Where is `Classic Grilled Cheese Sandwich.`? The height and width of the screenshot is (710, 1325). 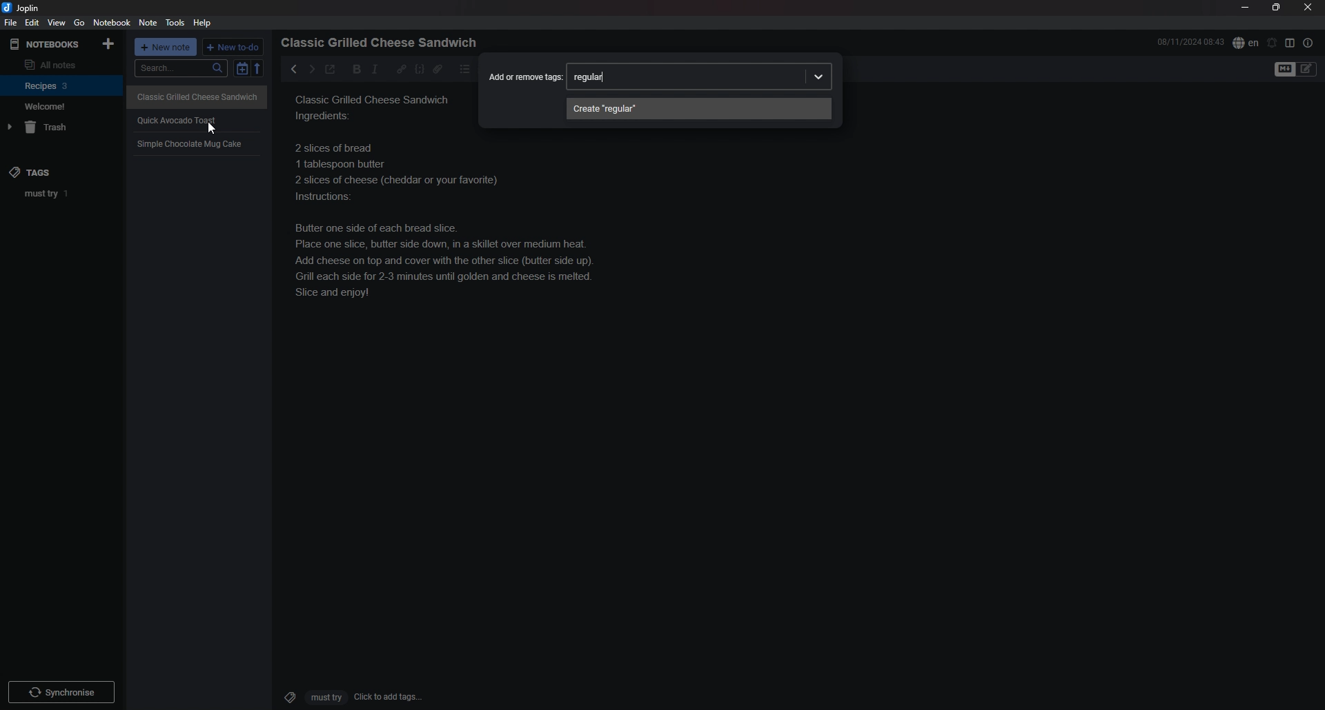 Classic Grilled Cheese Sandwich. is located at coordinates (375, 108).